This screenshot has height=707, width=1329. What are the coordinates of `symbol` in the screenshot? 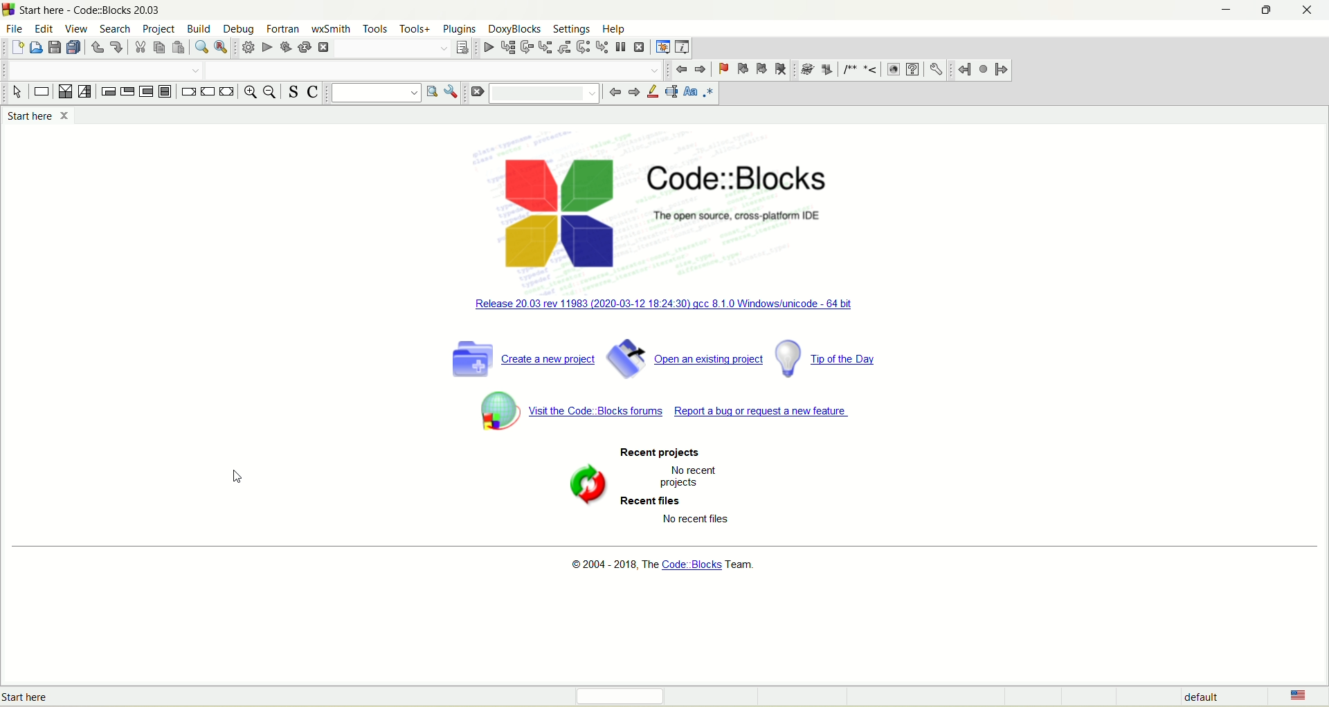 It's located at (584, 481).